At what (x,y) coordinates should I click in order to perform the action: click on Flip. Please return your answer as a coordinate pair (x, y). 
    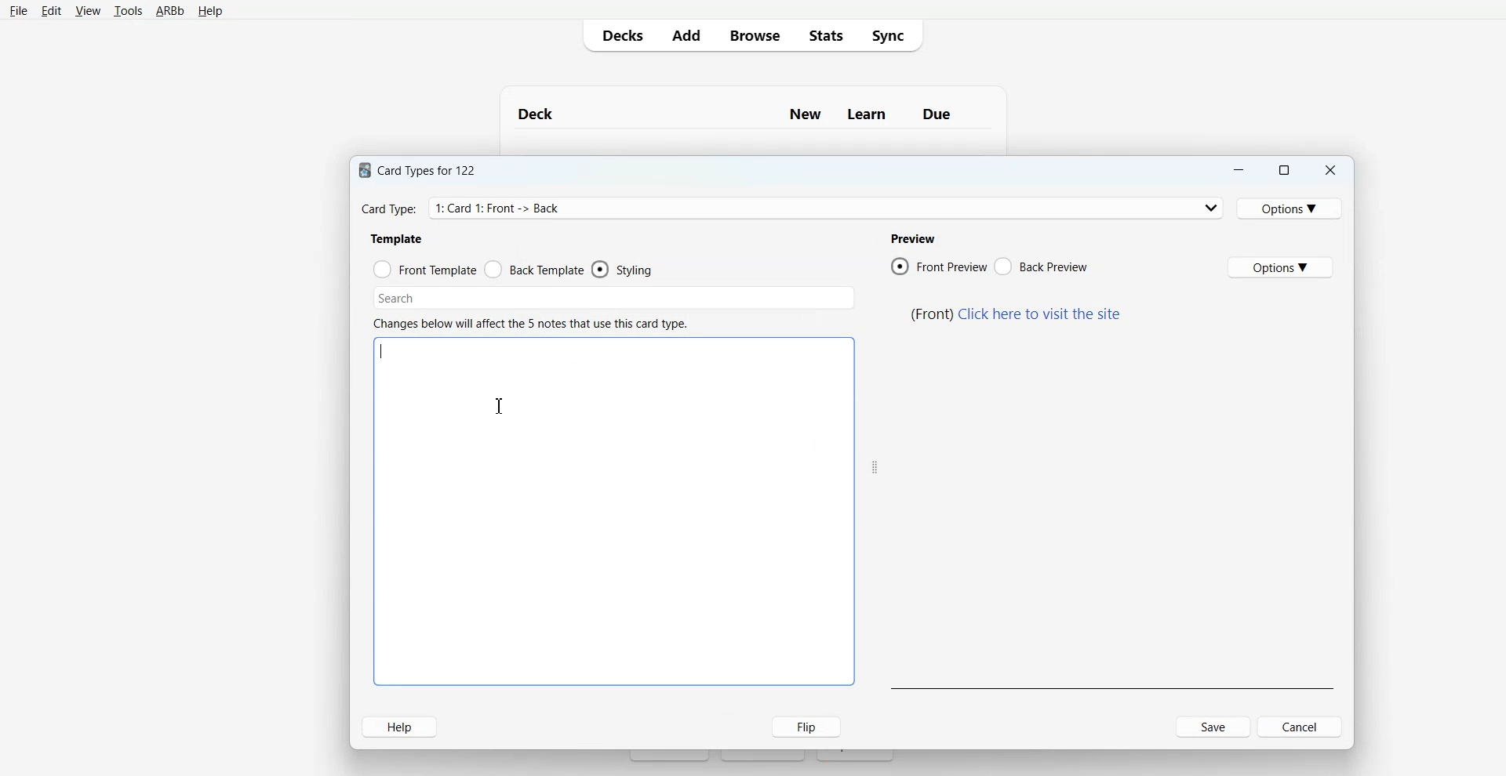
    Looking at the image, I should click on (800, 727).